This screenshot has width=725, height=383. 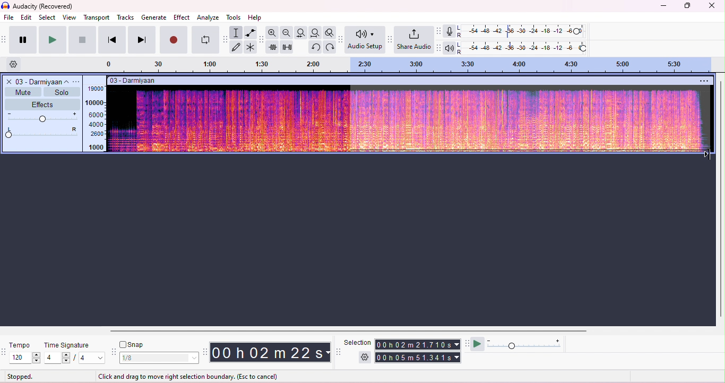 I want to click on frequency, so click(x=95, y=118).